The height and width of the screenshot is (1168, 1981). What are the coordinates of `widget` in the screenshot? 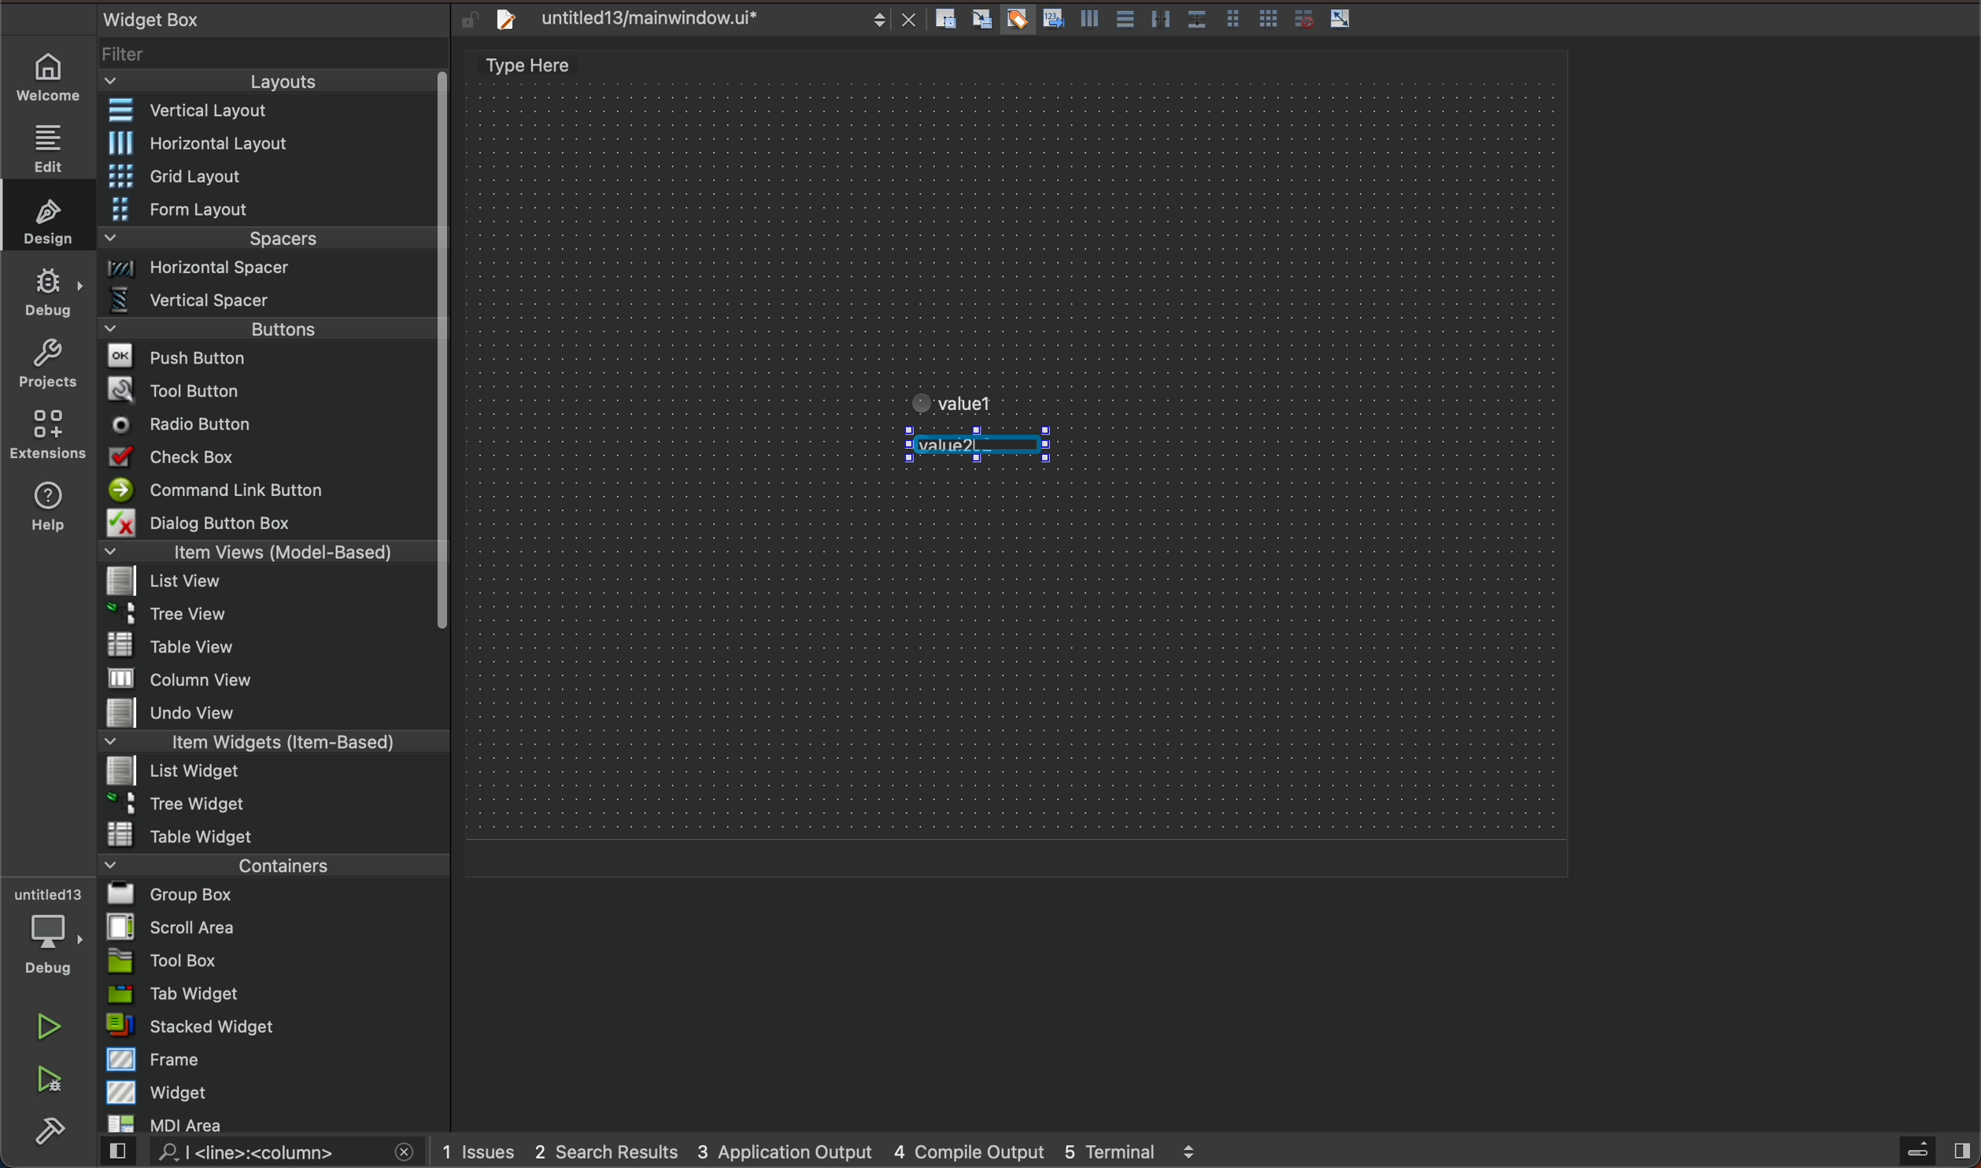 It's located at (277, 1092).